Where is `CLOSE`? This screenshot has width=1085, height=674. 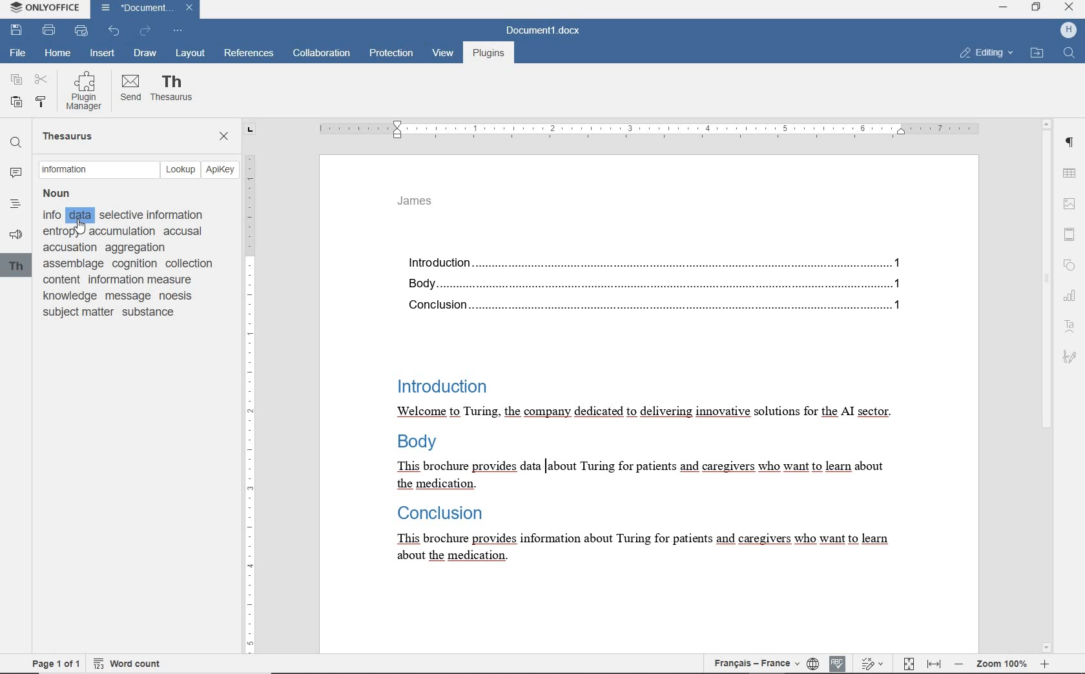
CLOSE is located at coordinates (224, 138).